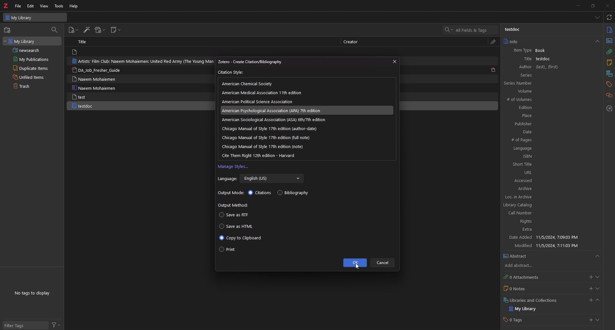 This screenshot has height=330, width=615. Describe the element at coordinates (260, 155) in the screenshot. I see `cite them right 12th edition harvard` at that location.